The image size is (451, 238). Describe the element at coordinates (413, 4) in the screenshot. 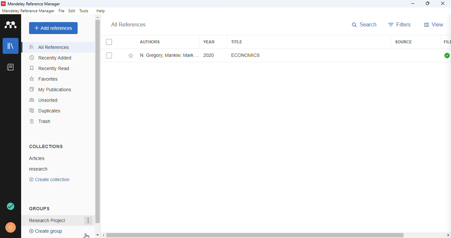

I see `minimize` at that location.